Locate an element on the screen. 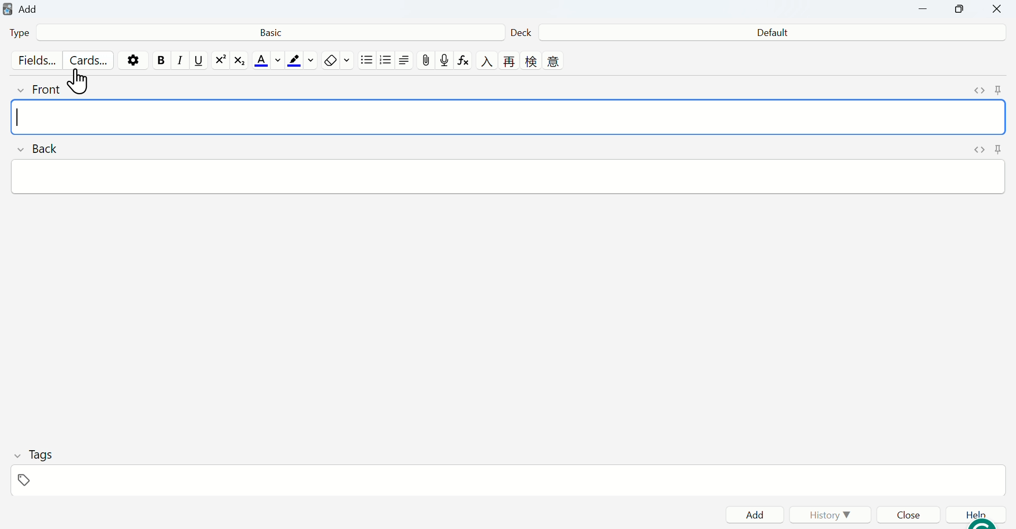  Close is located at coordinates (908, 515).